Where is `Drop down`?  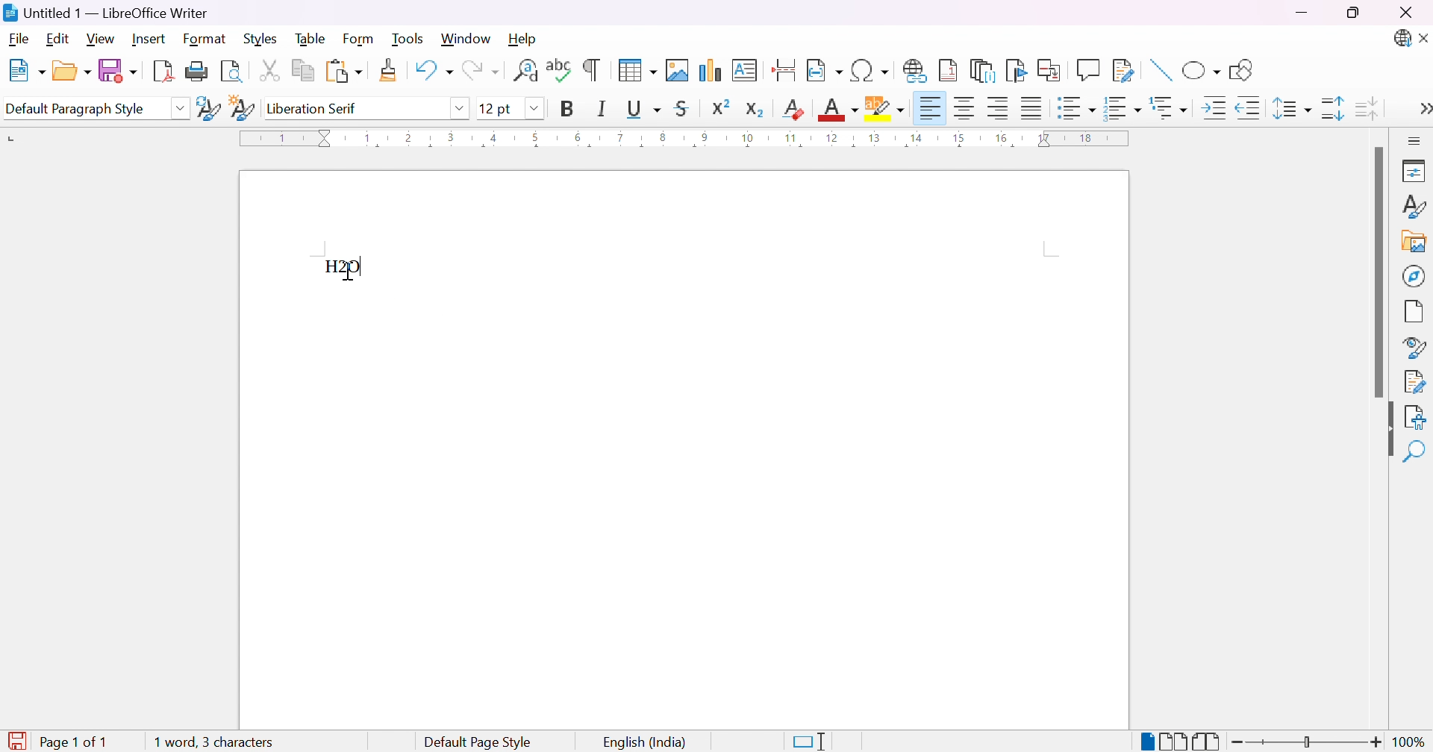 Drop down is located at coordinates (535, 109).